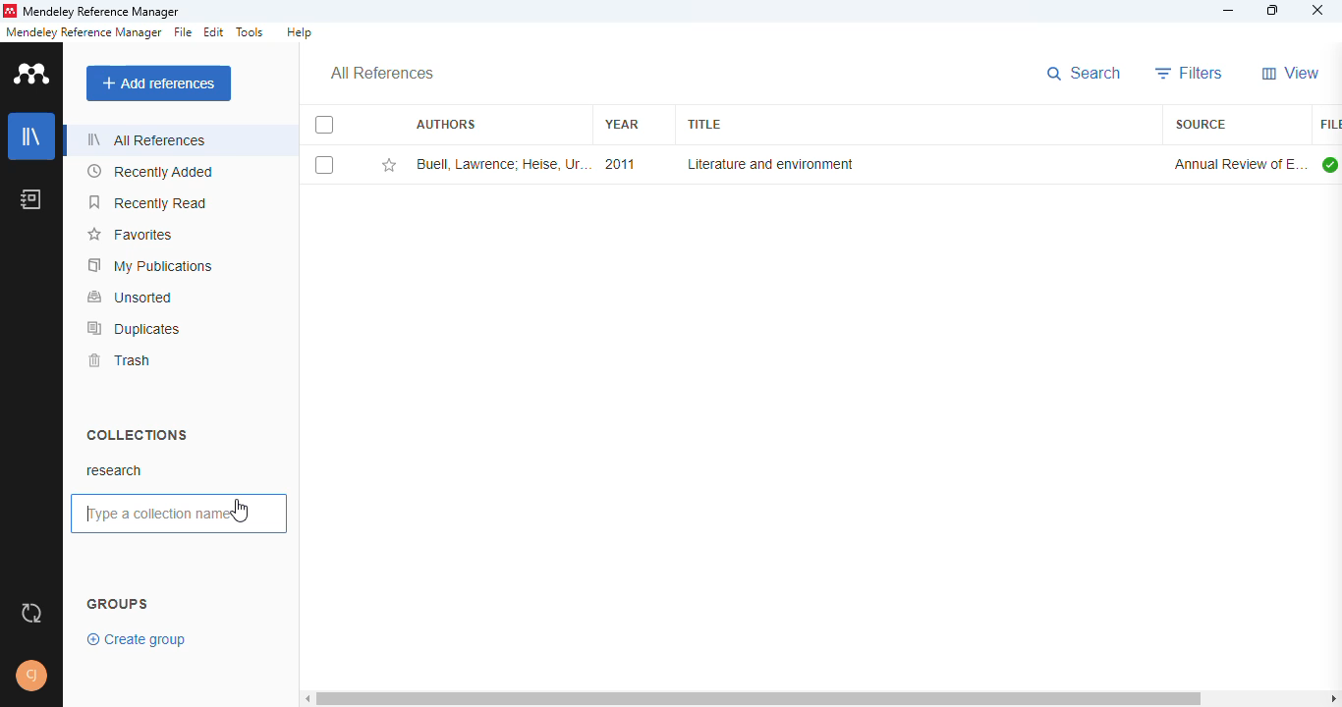  Describe the element at coordinates (30, 136) in the screenshot. I see `library` at that location.